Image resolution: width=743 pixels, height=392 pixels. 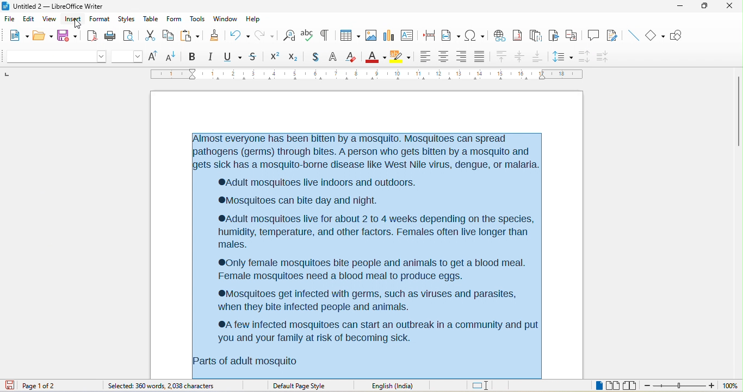 What do you see at coordinates (451, 35) in the screenshot?
I see `field` at bounding box center [451, 35].